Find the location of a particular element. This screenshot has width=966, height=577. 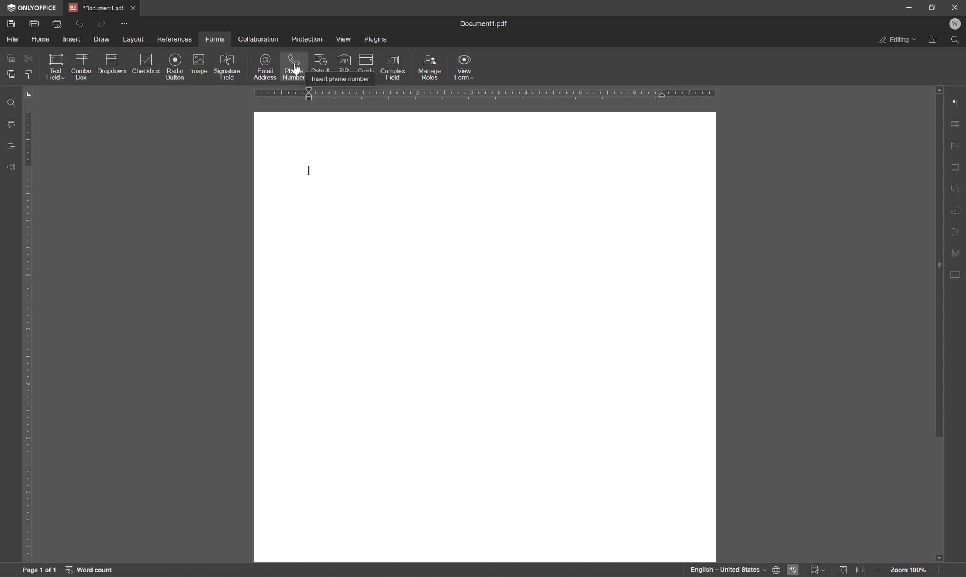

copy style is located at coordinates (30, 73).